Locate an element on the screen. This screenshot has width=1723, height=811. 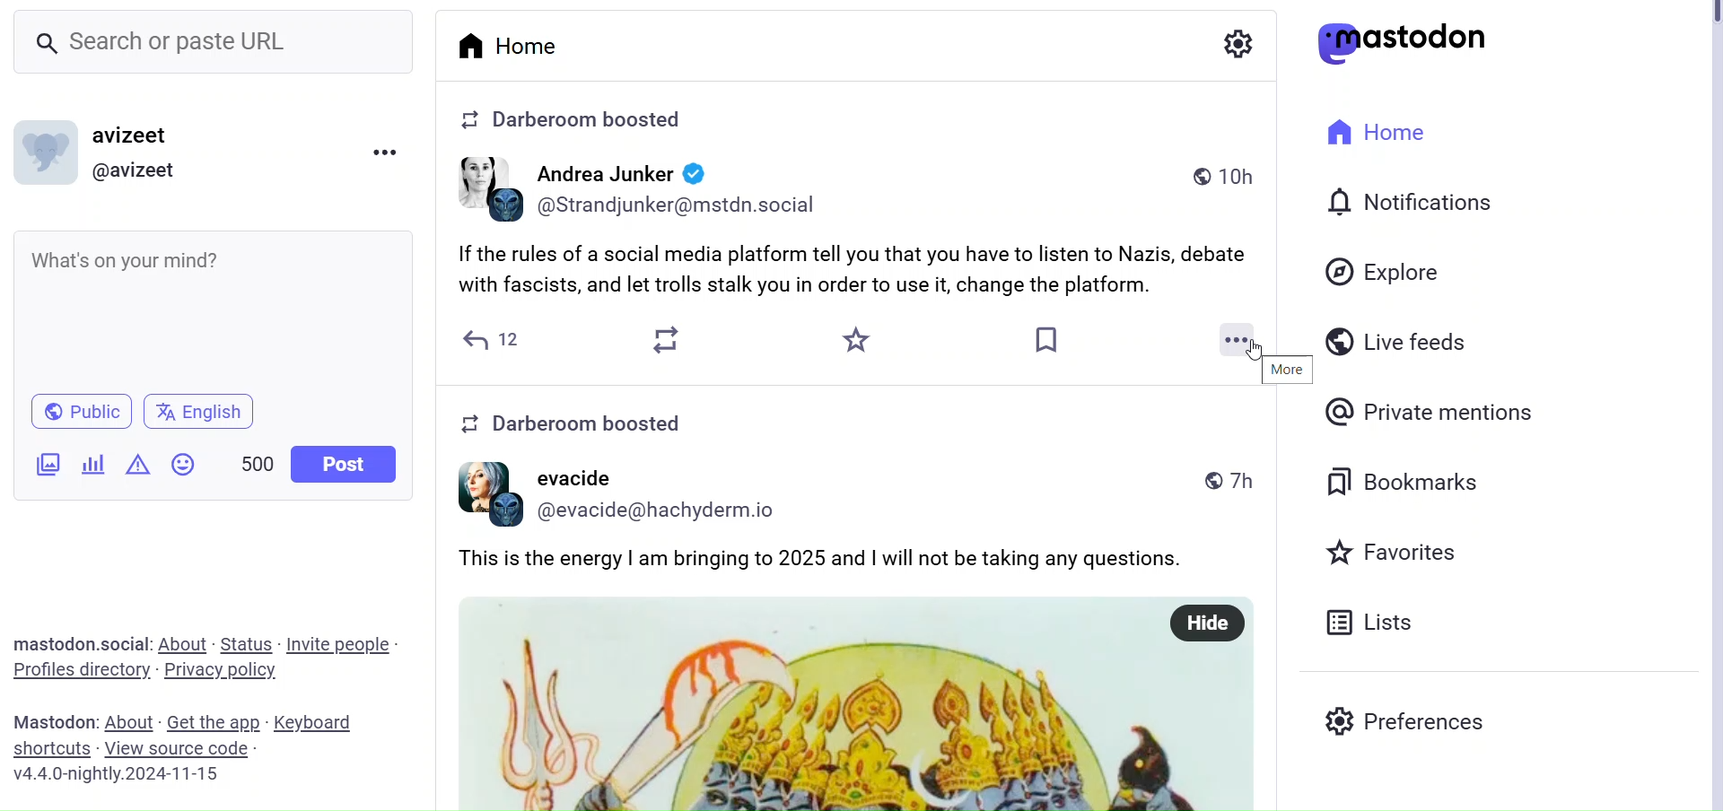
info is located at coordinates (568, 425).